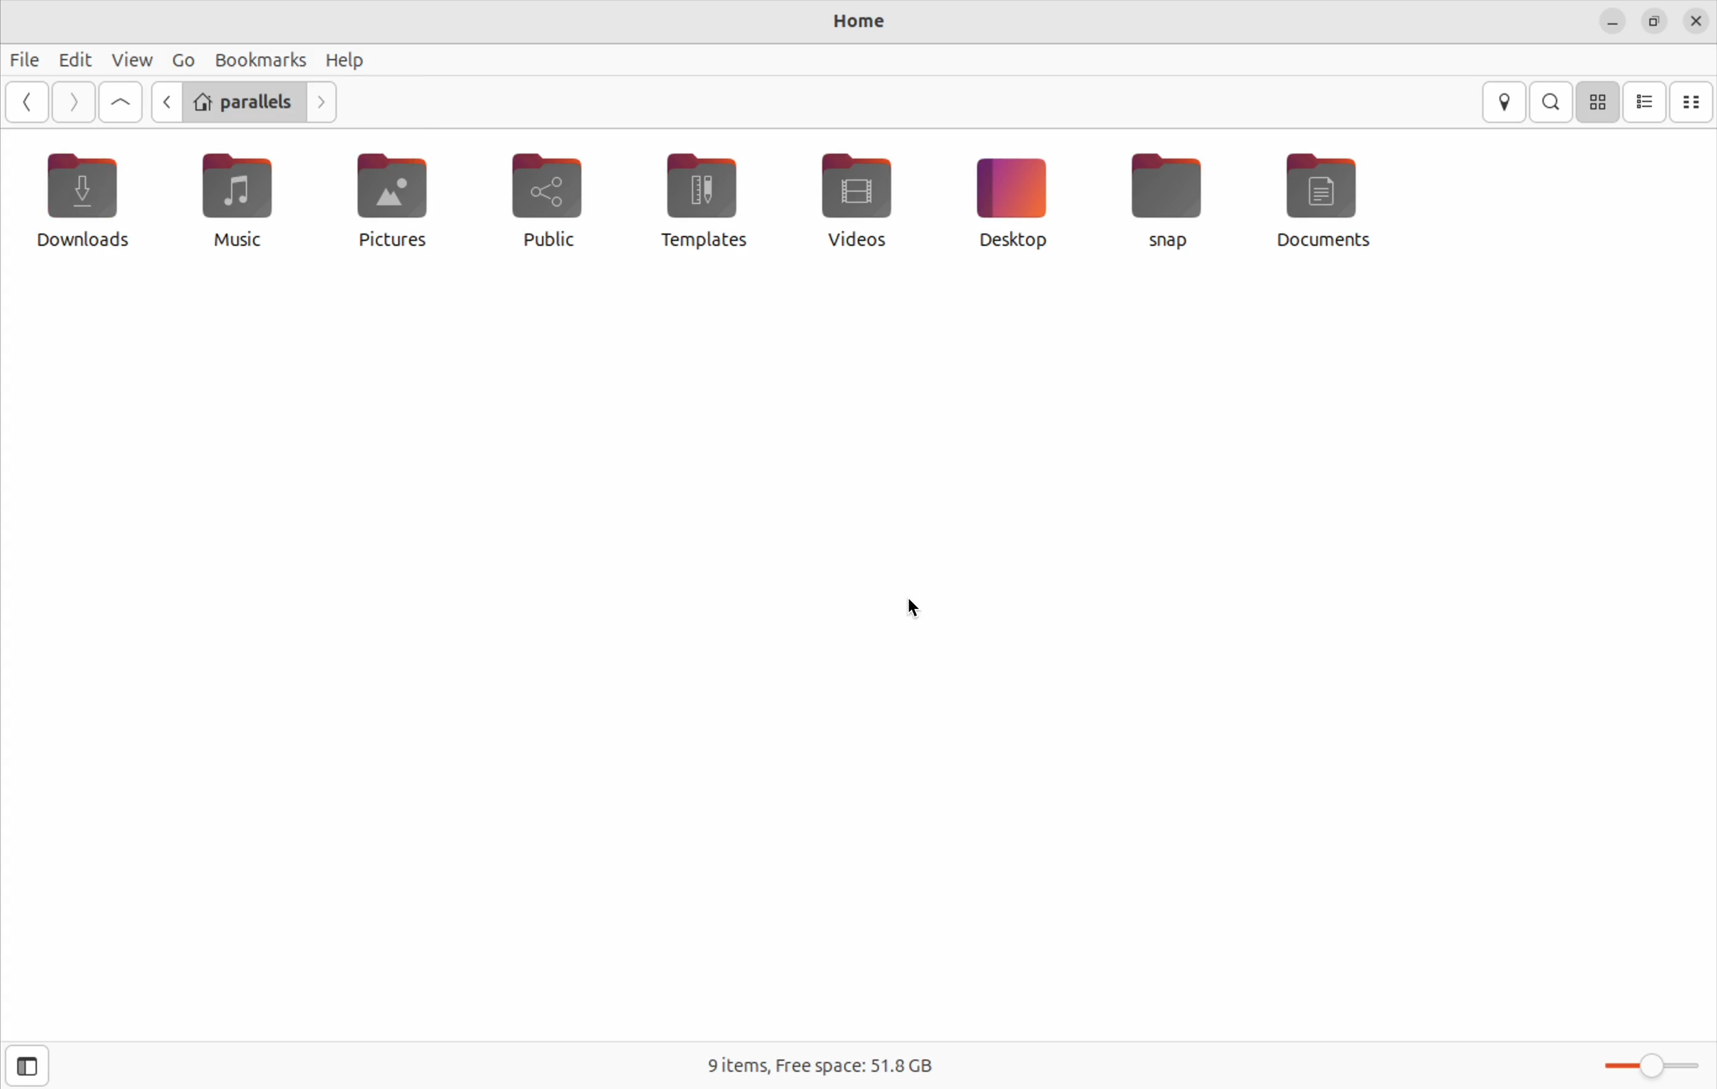  What do you see at coordinates (1694, 101) in the screenshot?
I see `compact view` at bounding box center [1694, 101].